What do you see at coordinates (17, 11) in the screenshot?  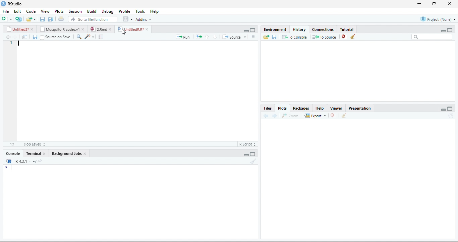 I see `edit` at bounding box center [17, 11].